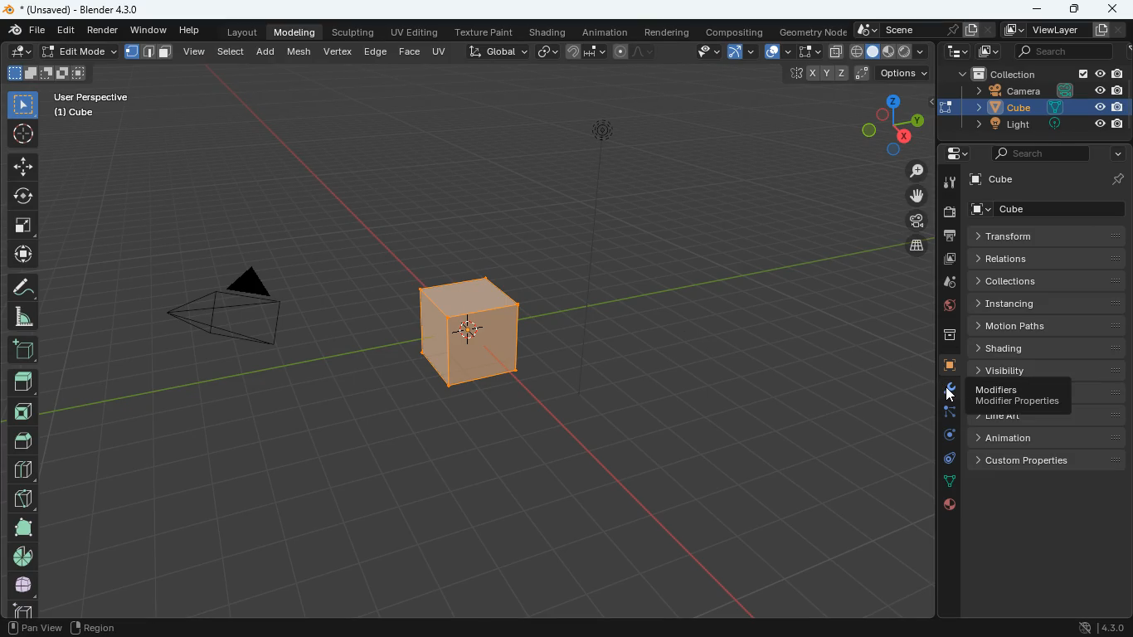 The width and height of the screenshot is (1133, 637). What do you see at coordinates (942, 284) in the screenshot?
I see `drop` at bounding box center [942, 284].